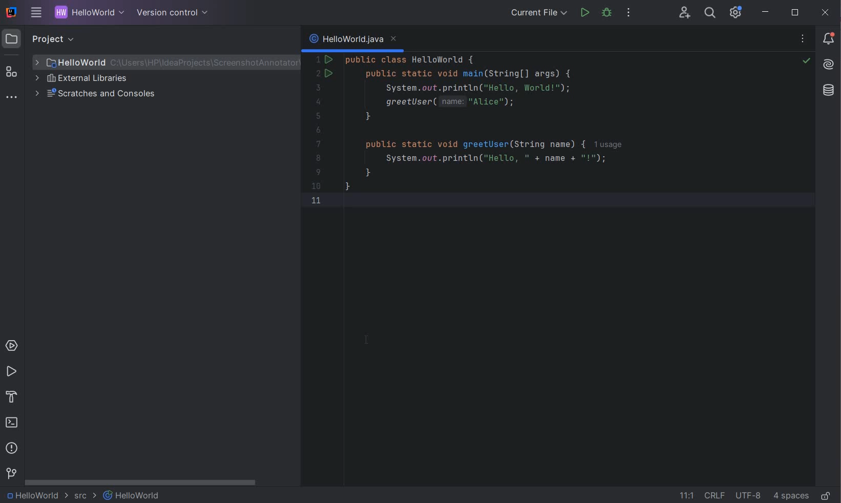 This screenshot has height=503, width=841. I want to click on AI Assistant, so click(829, 65).